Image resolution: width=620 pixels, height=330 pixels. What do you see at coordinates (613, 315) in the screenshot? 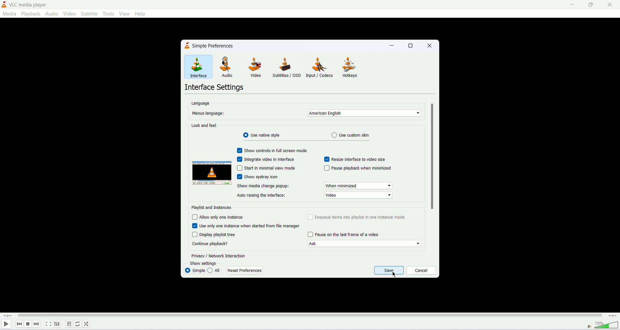
I see `time duration` at bounding box center [613, 315].